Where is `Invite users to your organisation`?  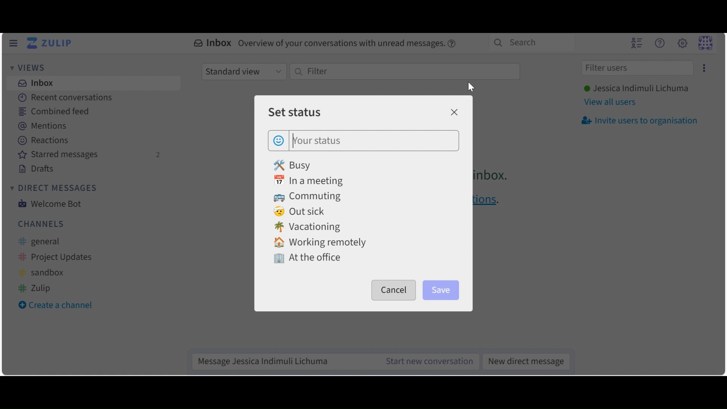 Invite users to your organisation is located at coordinates (639, 121).